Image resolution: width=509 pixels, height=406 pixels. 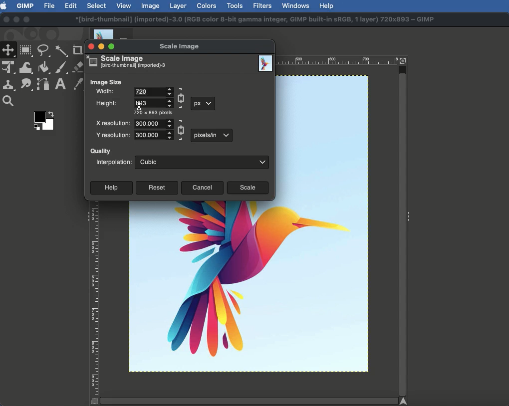 What do you see at coordinates (153, 92) in the screenshot?
I see `` at bounding box center [153, 92].